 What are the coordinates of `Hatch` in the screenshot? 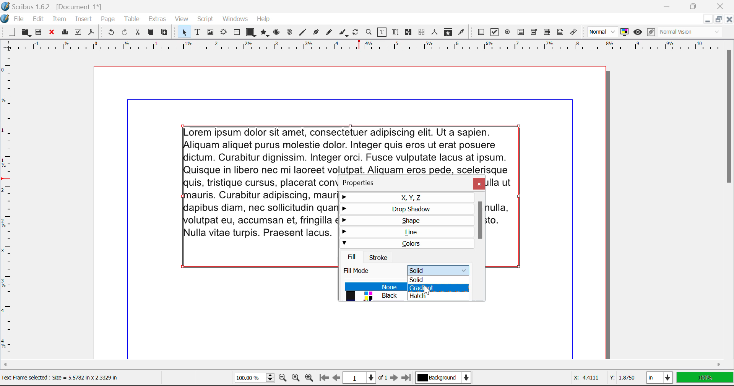 It's located at (437, 296).